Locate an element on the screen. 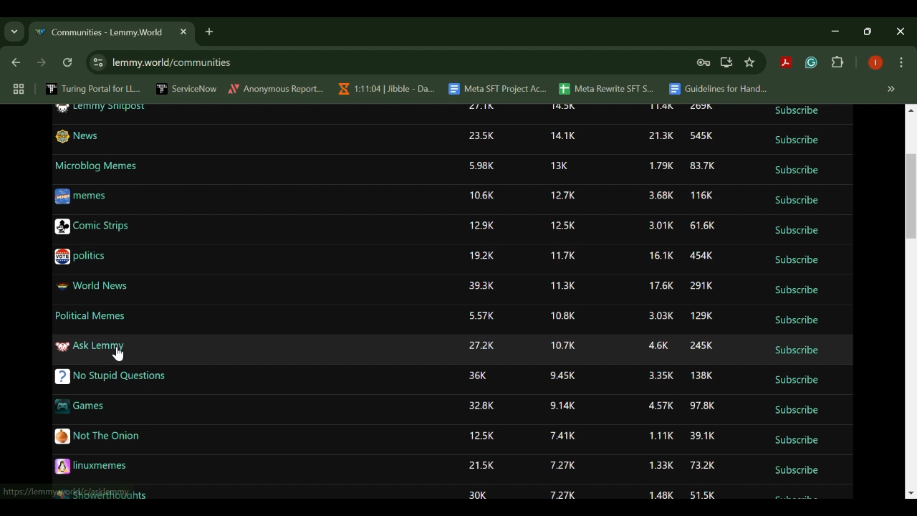  Grammarly Extension is located at coordinates (810, 63).